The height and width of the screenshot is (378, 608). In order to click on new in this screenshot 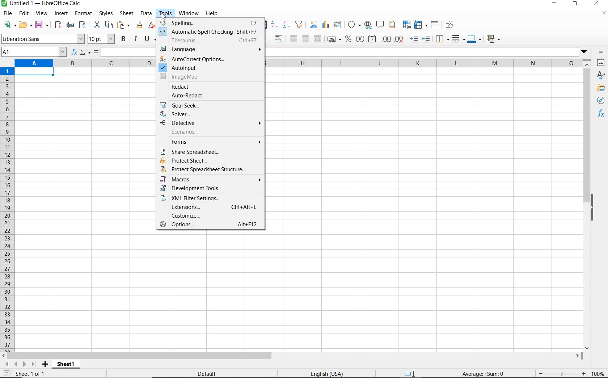, I will do `click(8, 25)`.